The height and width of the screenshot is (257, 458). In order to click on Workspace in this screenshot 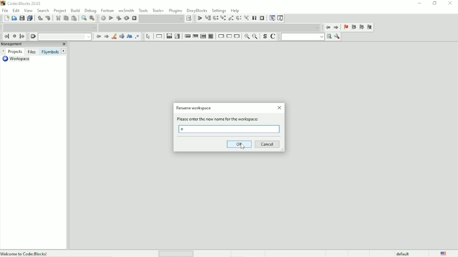, I will do `click(19, 60)`.